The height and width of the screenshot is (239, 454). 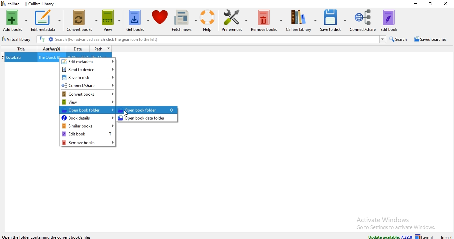 What do you see at coordinates (87, 125) in the screenshot?
I see `similar books` at bounding box center [87, 125].